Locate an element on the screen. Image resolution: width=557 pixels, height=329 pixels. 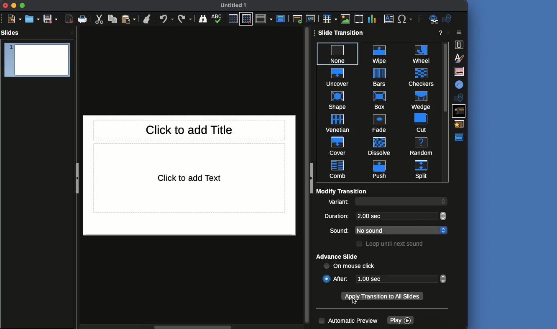
Save is located at coordinates (51, 18).